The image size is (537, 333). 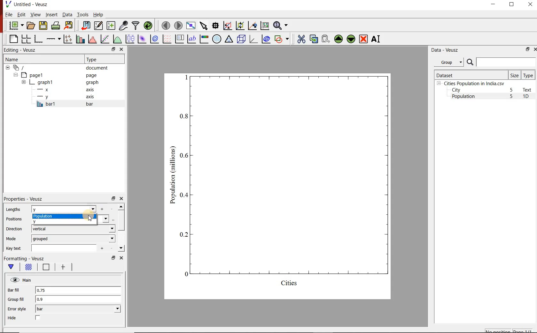 What do you see at coordinates (46, 221) in the screenshot?
I see `y` at bounding box center [46, 221].